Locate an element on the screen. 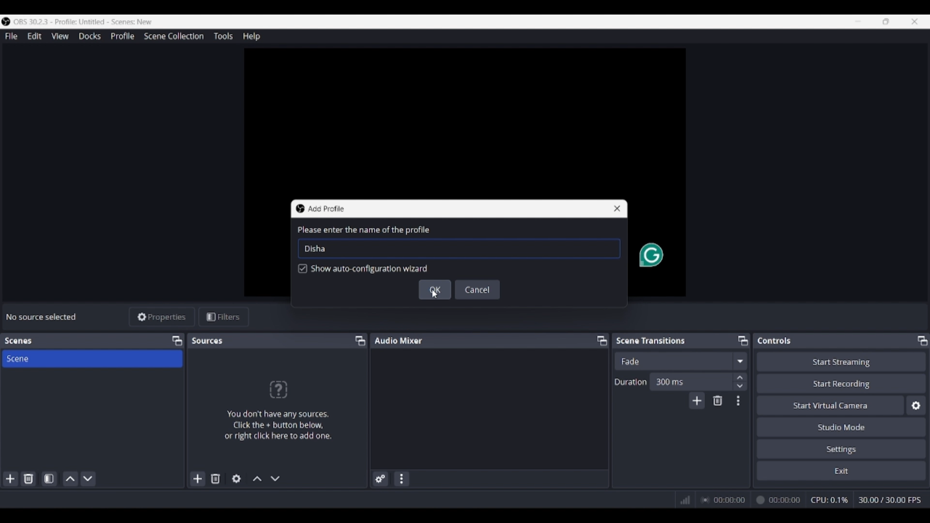  Profile name typed in is located at coordinates (315, 248).